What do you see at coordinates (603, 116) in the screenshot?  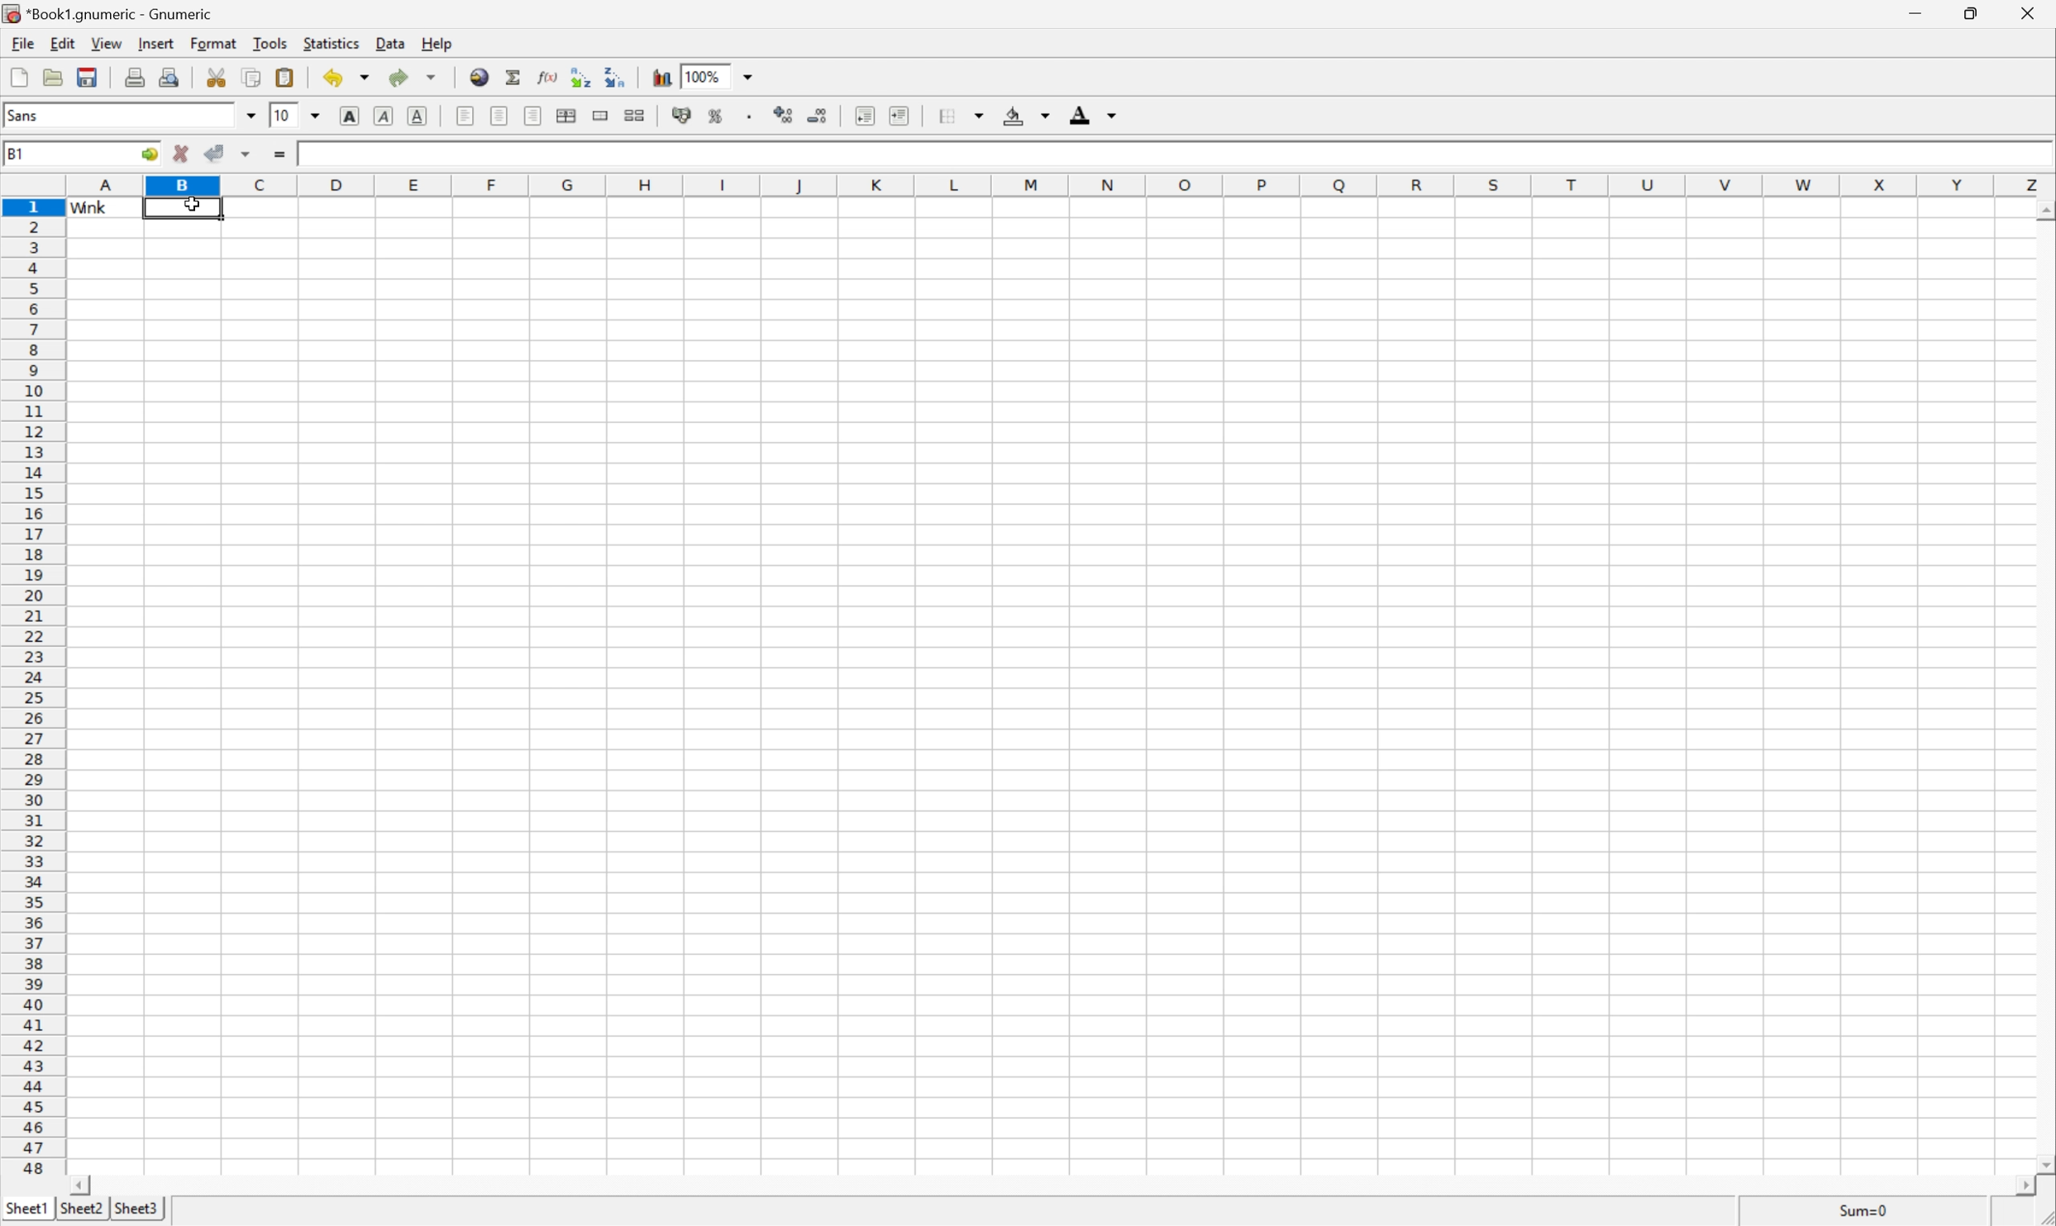 I see `split range of cells` at bounding box center [603, 116].